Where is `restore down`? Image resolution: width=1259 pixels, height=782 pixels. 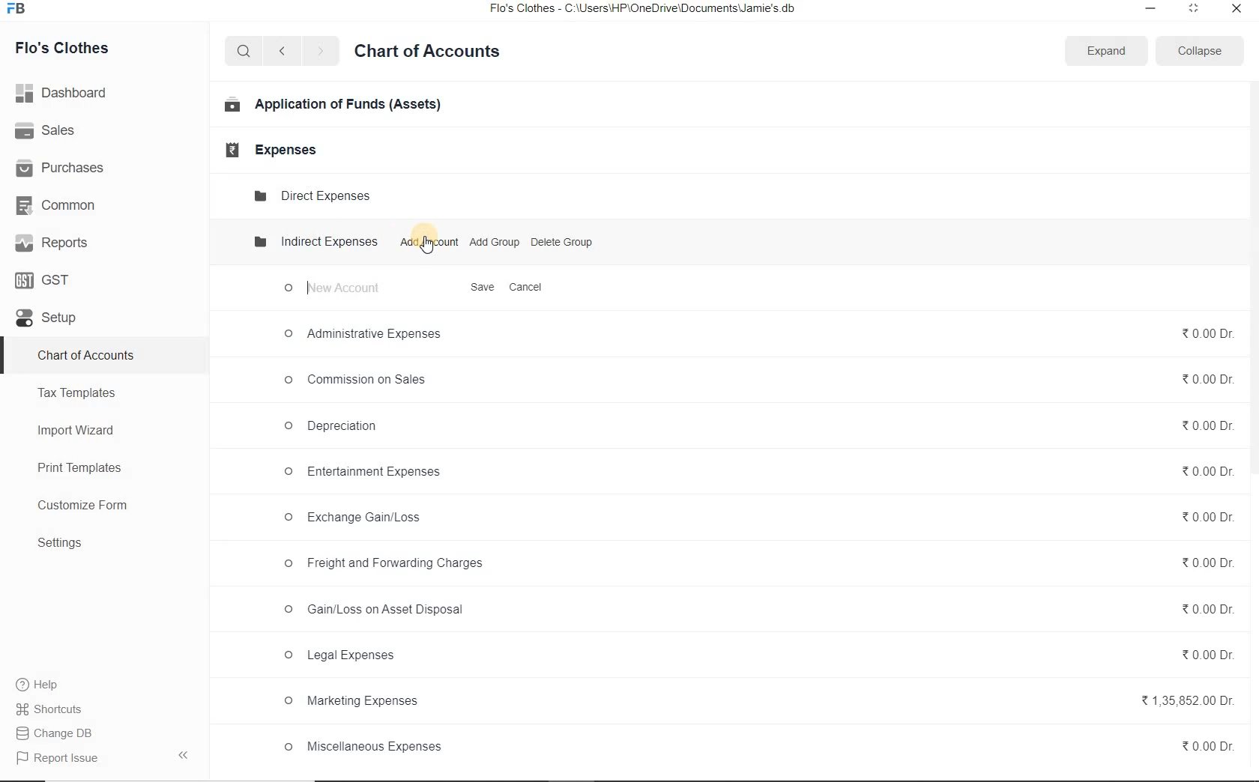
restore down is located at coordinates (1192, 11).